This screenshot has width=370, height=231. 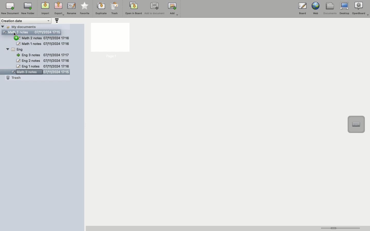 What do you see at coordinates (56, 21) in the screenshot?
I see `Sort` at bounding box center [56, 21].